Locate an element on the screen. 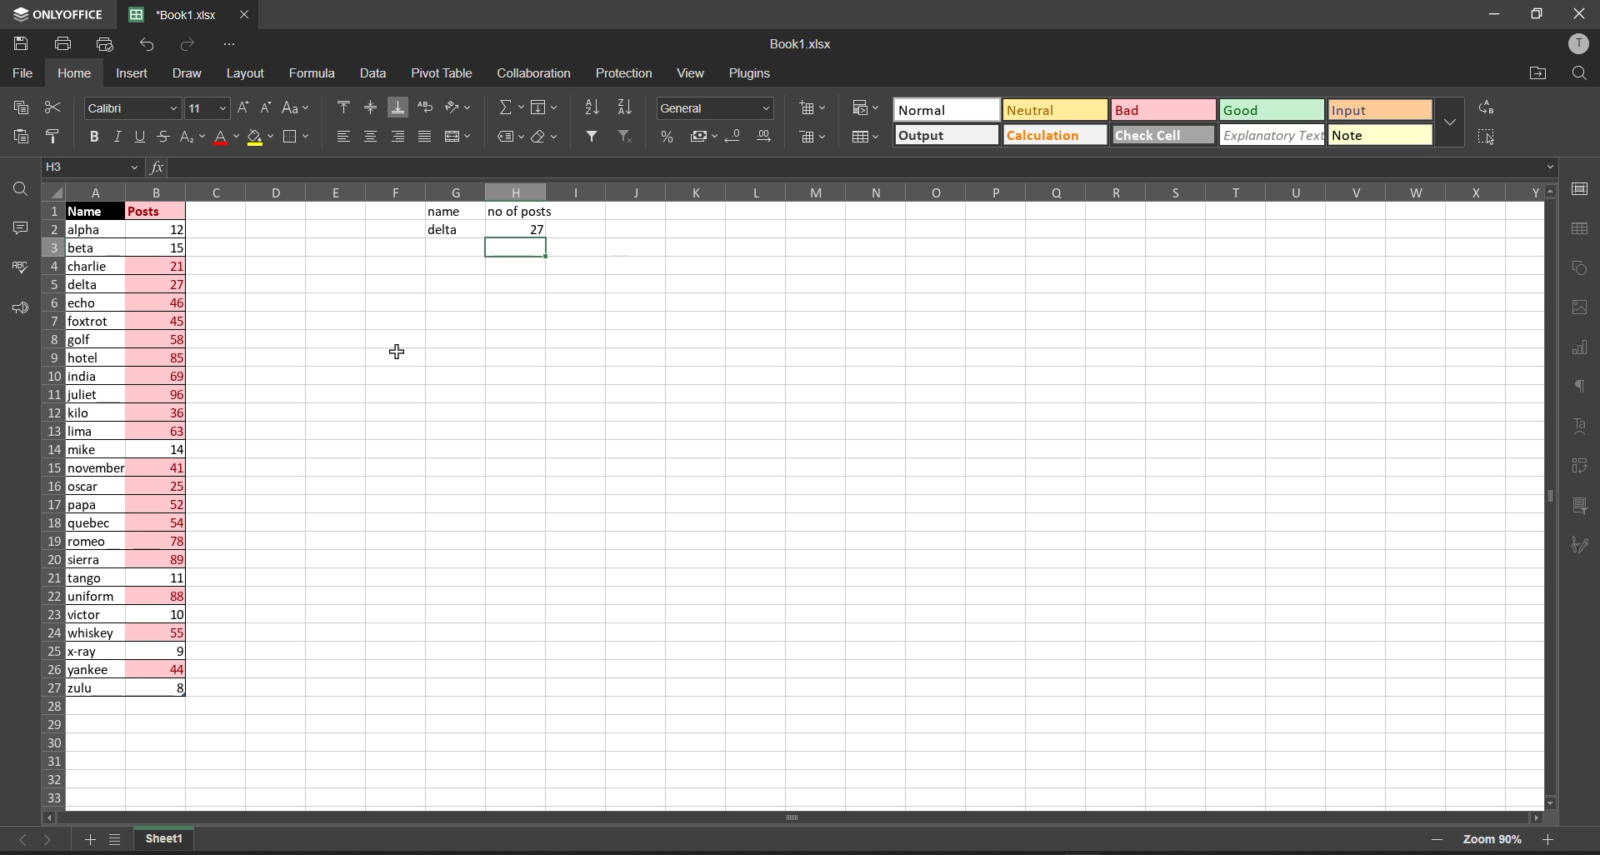 This screenshot has width=1600, height=855. percent style is located at coordinates (664, 138).